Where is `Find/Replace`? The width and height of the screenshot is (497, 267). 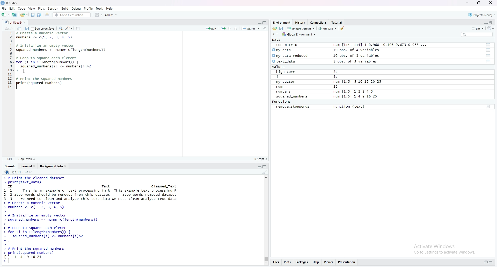 Find/Replace is located at coordinates (61, 28).